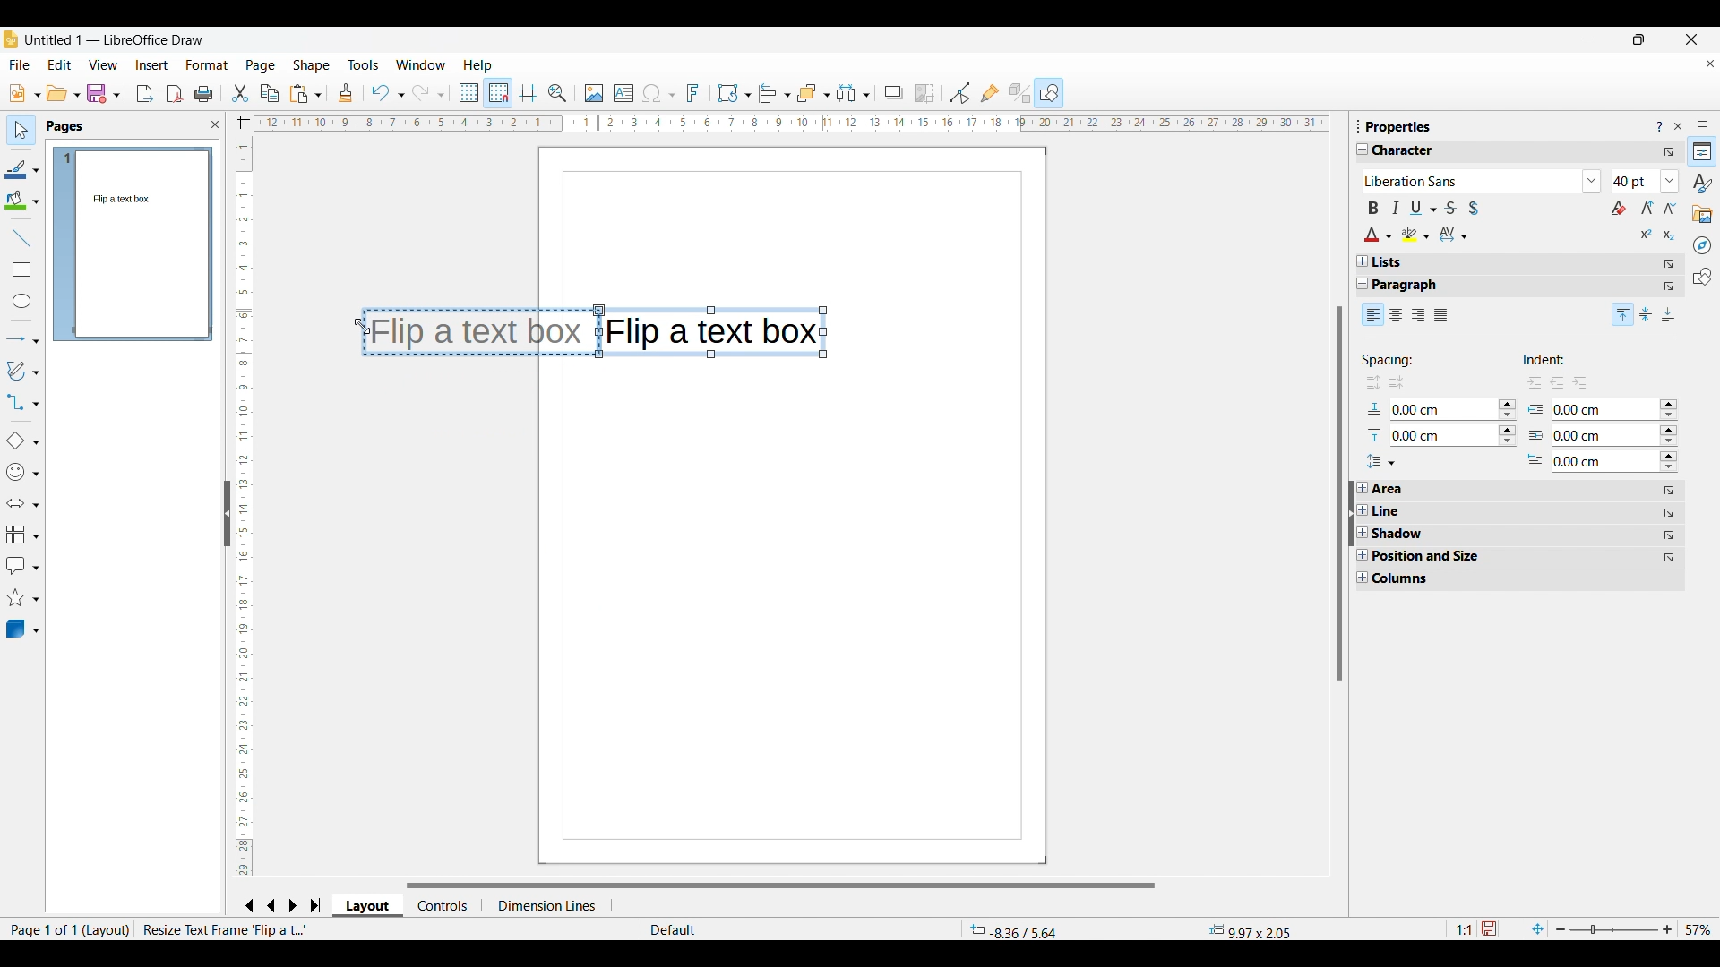 Image resolution: width=1720 pixels, height=967 pixels. Describe the element at coordinates (468, 93) in the screenshot. I see `Display grid` at that location.